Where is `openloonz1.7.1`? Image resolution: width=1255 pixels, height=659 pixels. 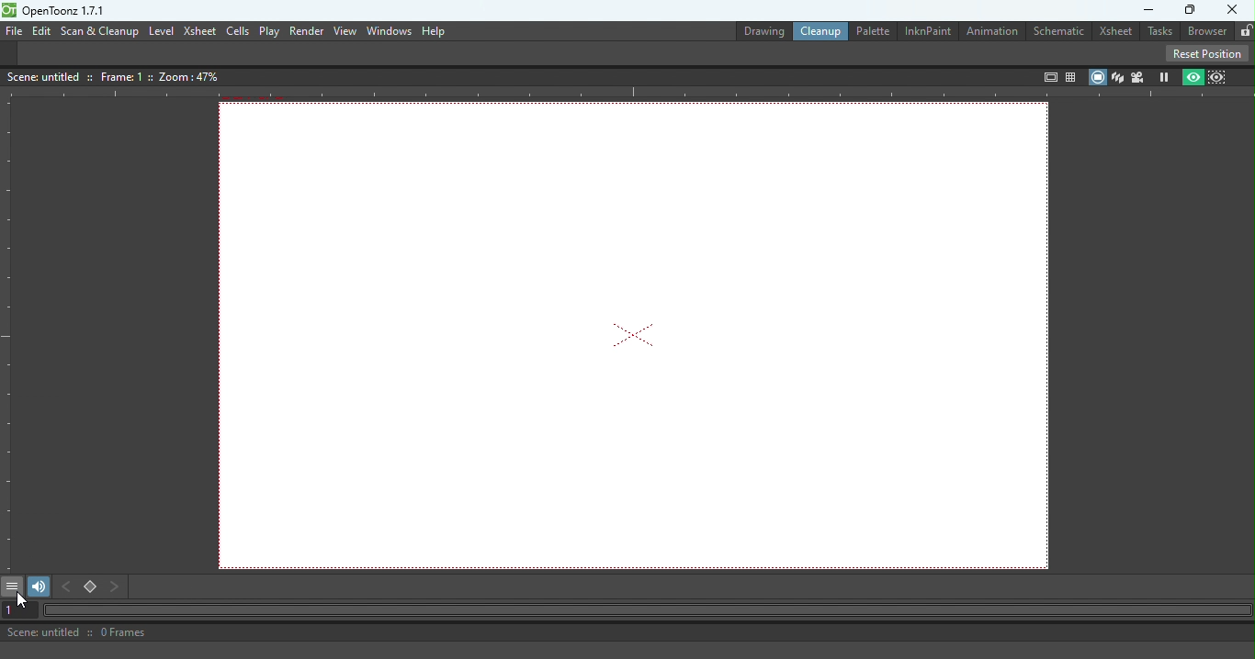 openloonz1.7.1 is located at coordinates (69, 11).